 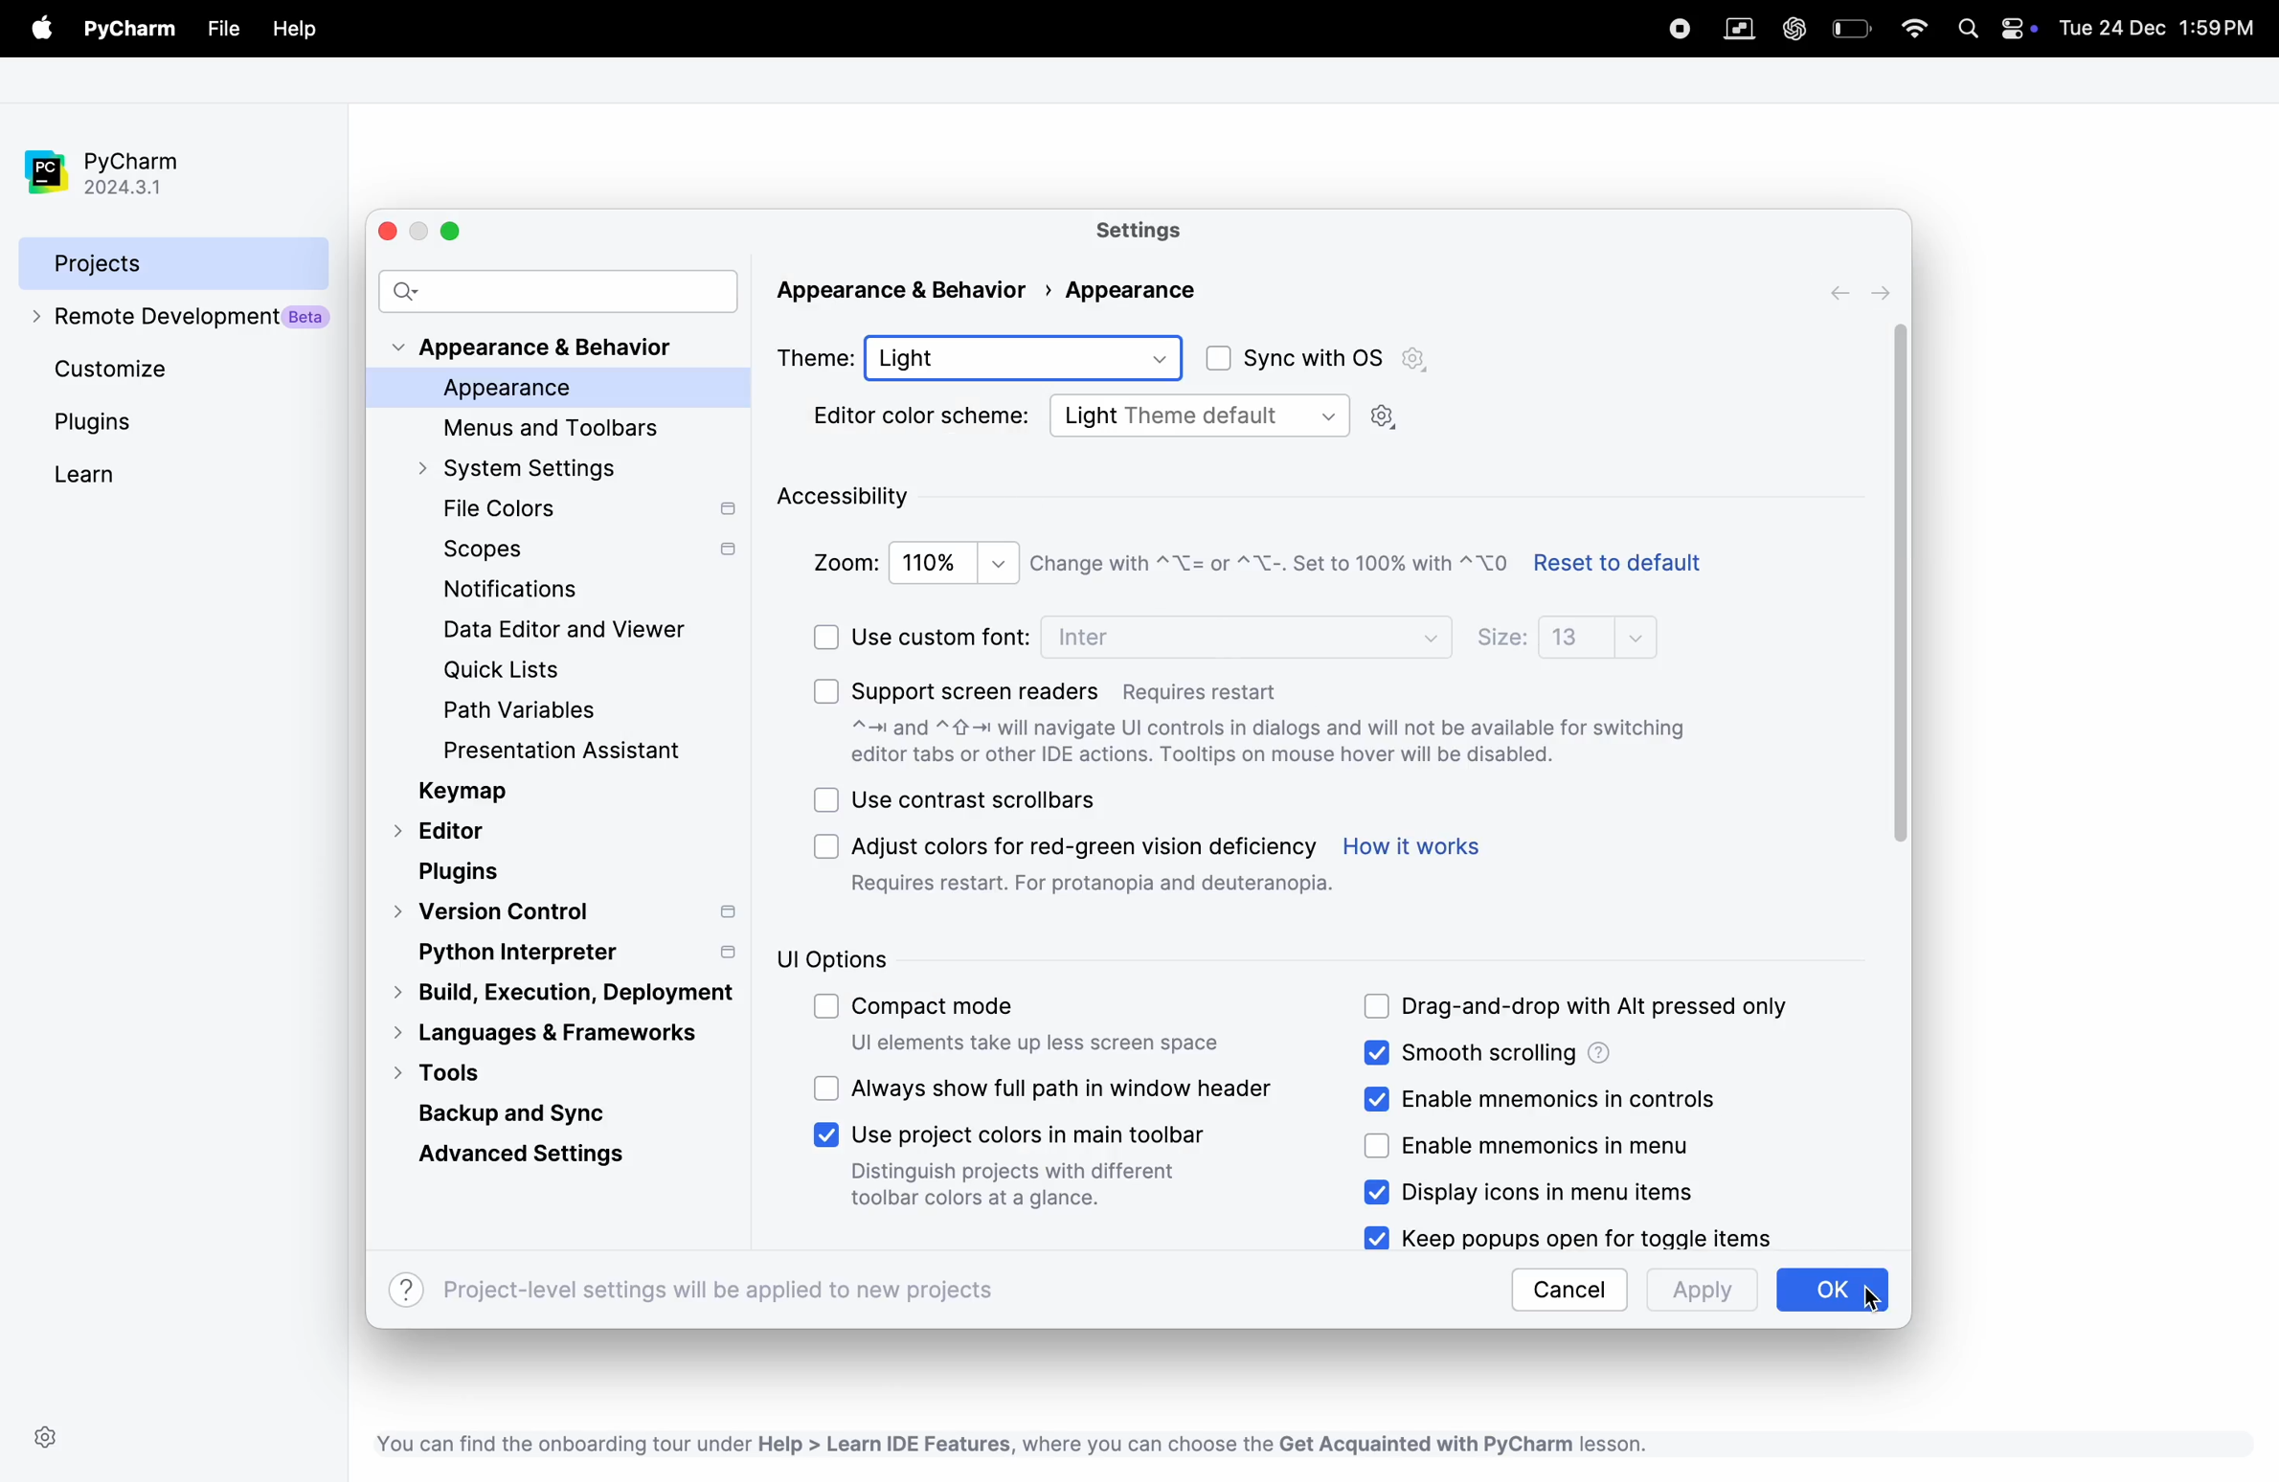 What do you see at coordinates (943, 634) in the screenshot?
I see `use custom font` at bounding box center [943, 634].